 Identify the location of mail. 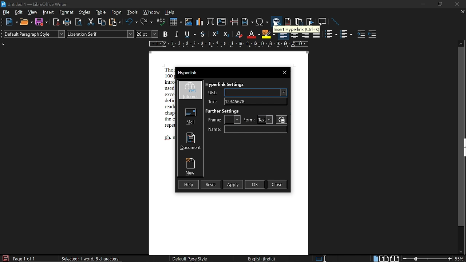
(190, 115).